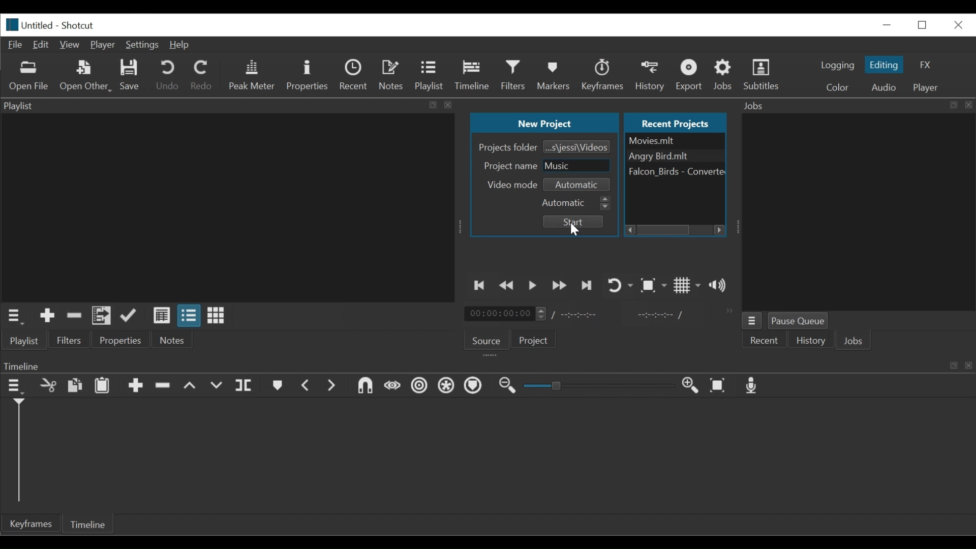 This screenshot has width=976, height=549. I want to click on Source, so click(486, 341).